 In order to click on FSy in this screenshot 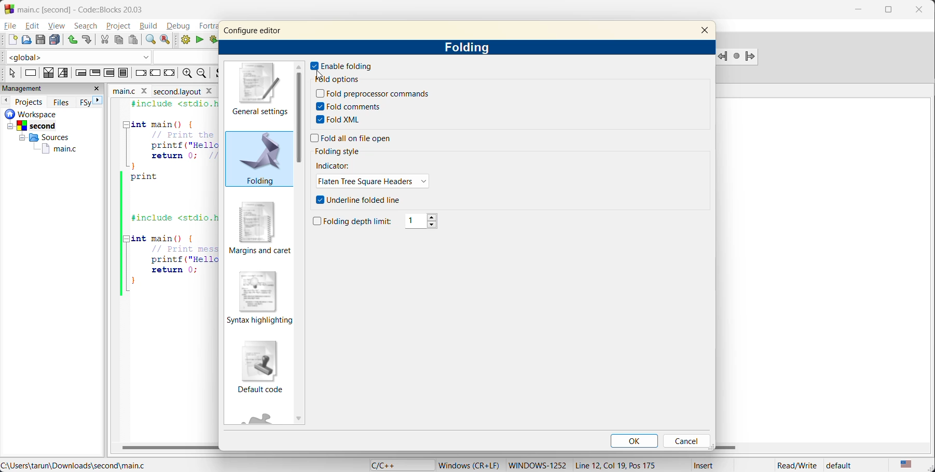, I will do `click(85, 104)`.